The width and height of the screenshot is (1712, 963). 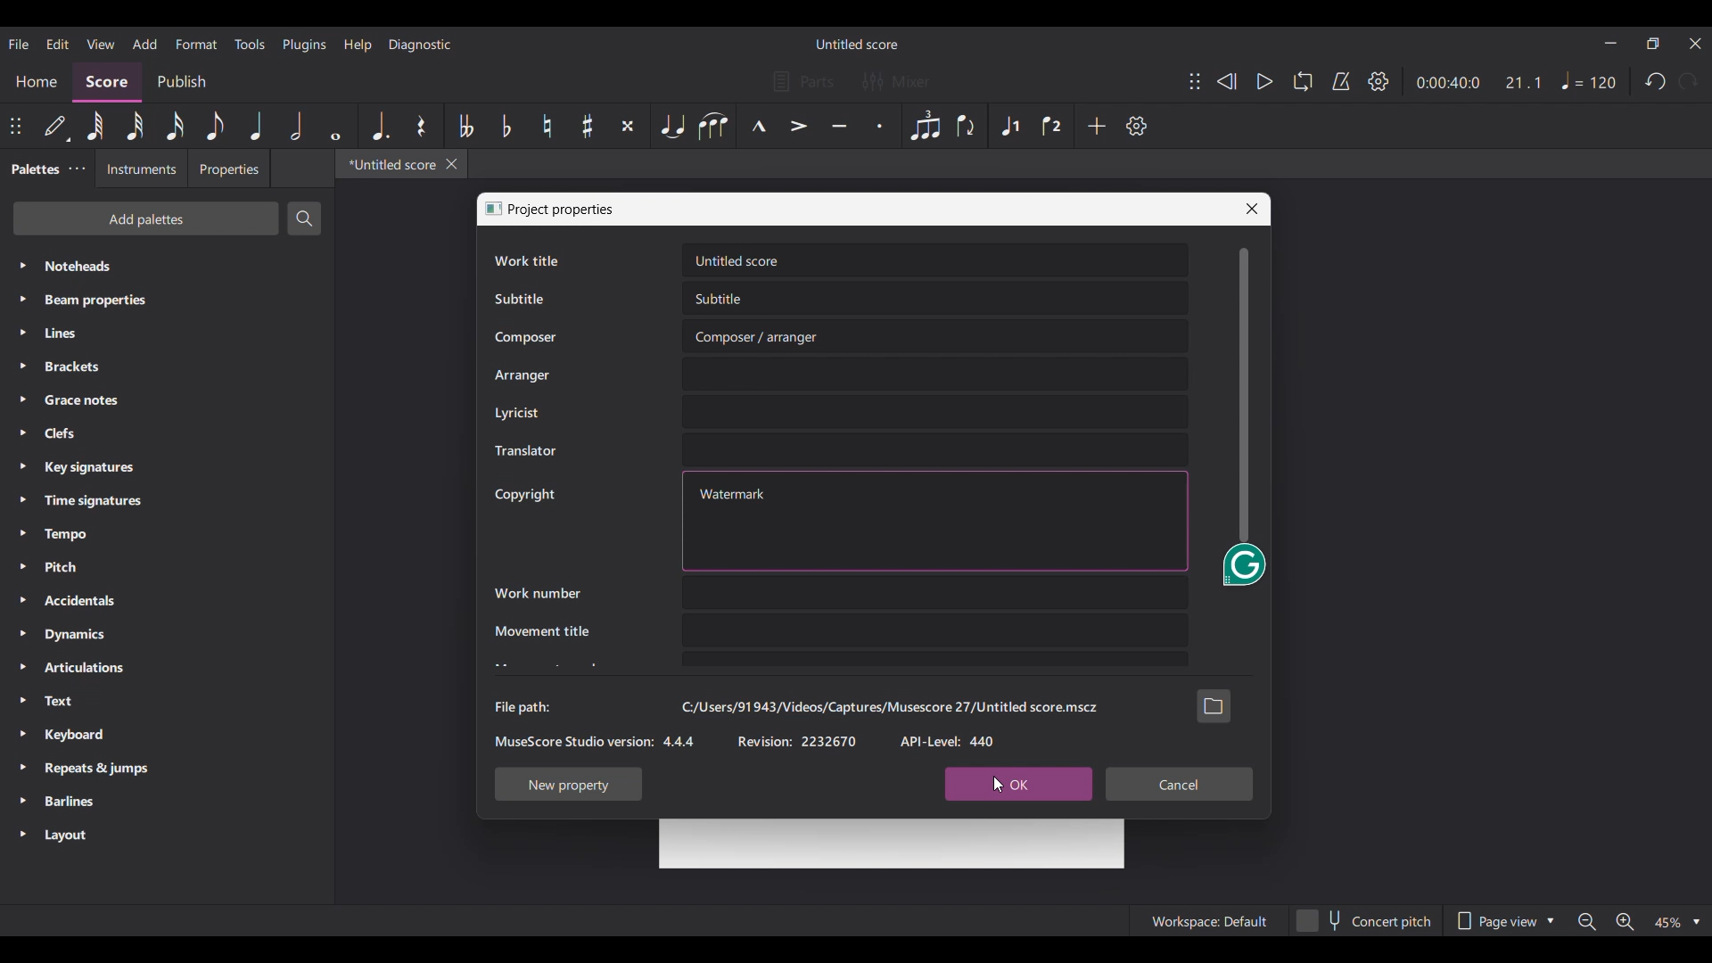 What do you see at coordinates (1245, 395) in the screenshot?
I see `Vertical slide bar` at bounding box center [1245, 395].